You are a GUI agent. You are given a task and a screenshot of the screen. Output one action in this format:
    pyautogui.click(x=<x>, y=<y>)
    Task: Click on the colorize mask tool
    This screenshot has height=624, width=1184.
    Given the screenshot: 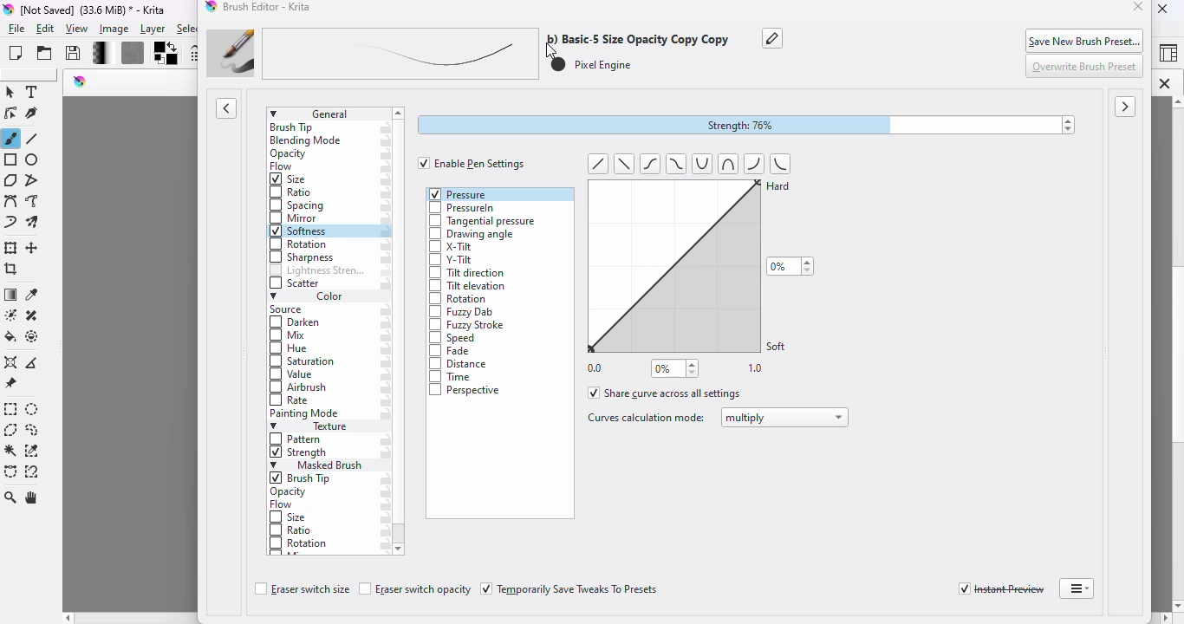 What is the action you would take?
    pyautogui.click(x=10, y=315)
    